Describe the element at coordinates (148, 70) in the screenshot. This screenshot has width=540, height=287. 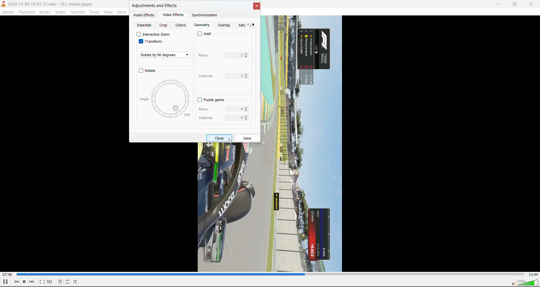
I see `rotate` at that location.